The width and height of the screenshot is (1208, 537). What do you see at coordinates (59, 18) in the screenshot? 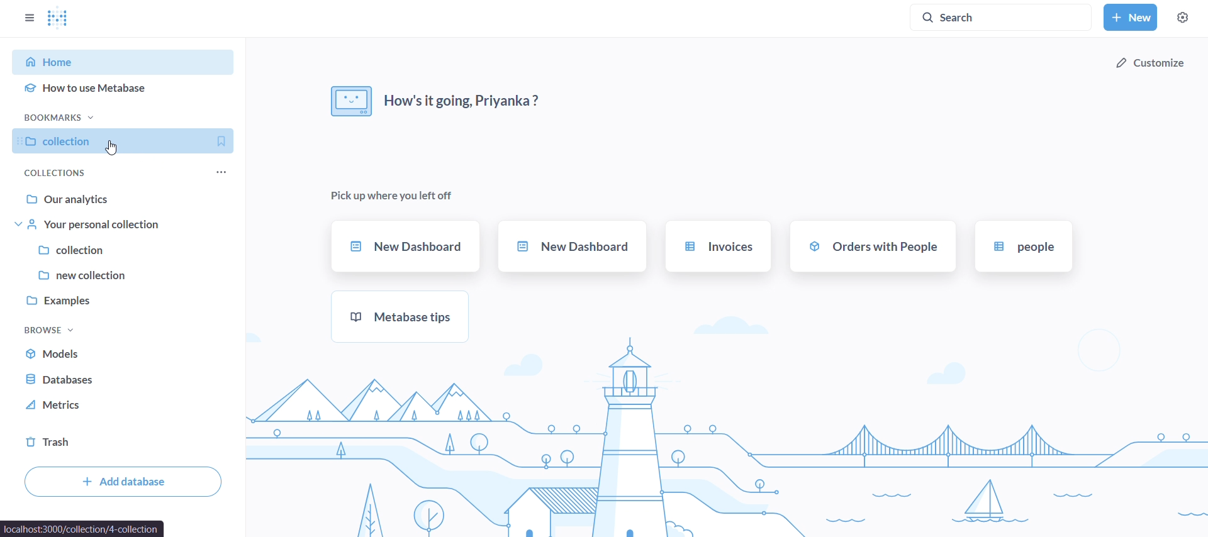
I see `Metabase logo` at bounding box center [59, 18].